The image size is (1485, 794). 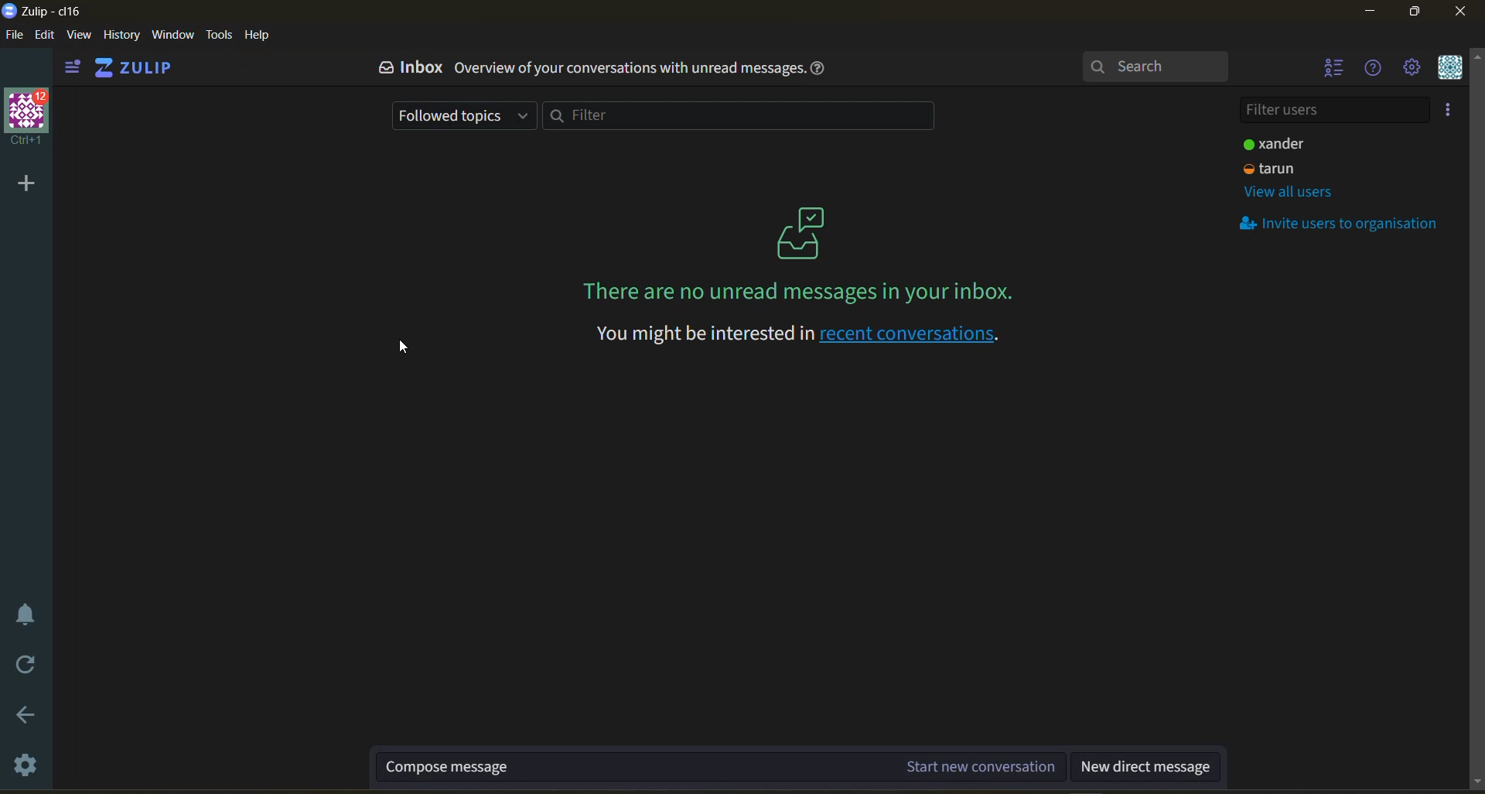 I want to click on organisation profile and name, so click(x=29, y=118).